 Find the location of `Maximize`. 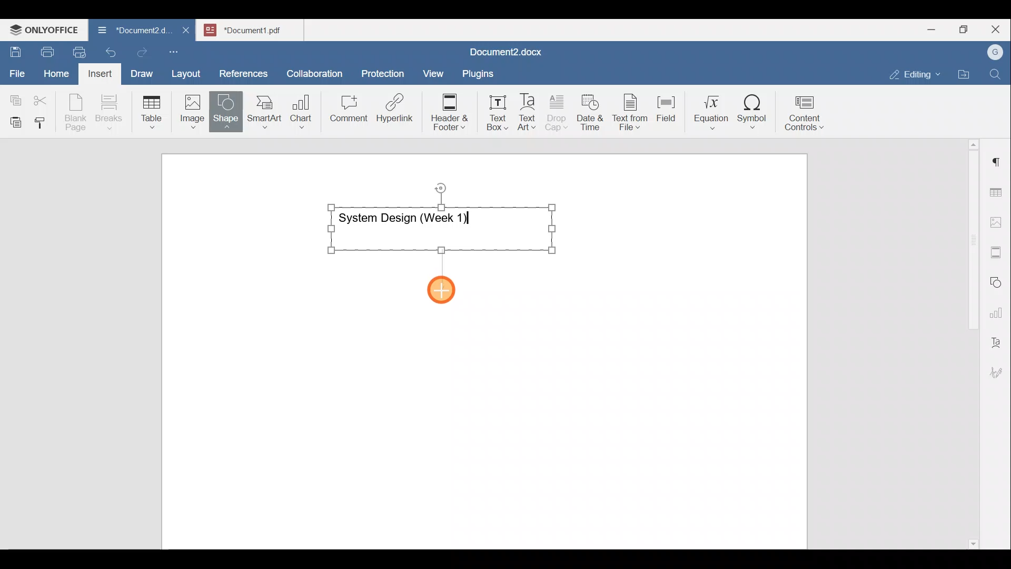

Maximize is located at coordinates (966, 30).